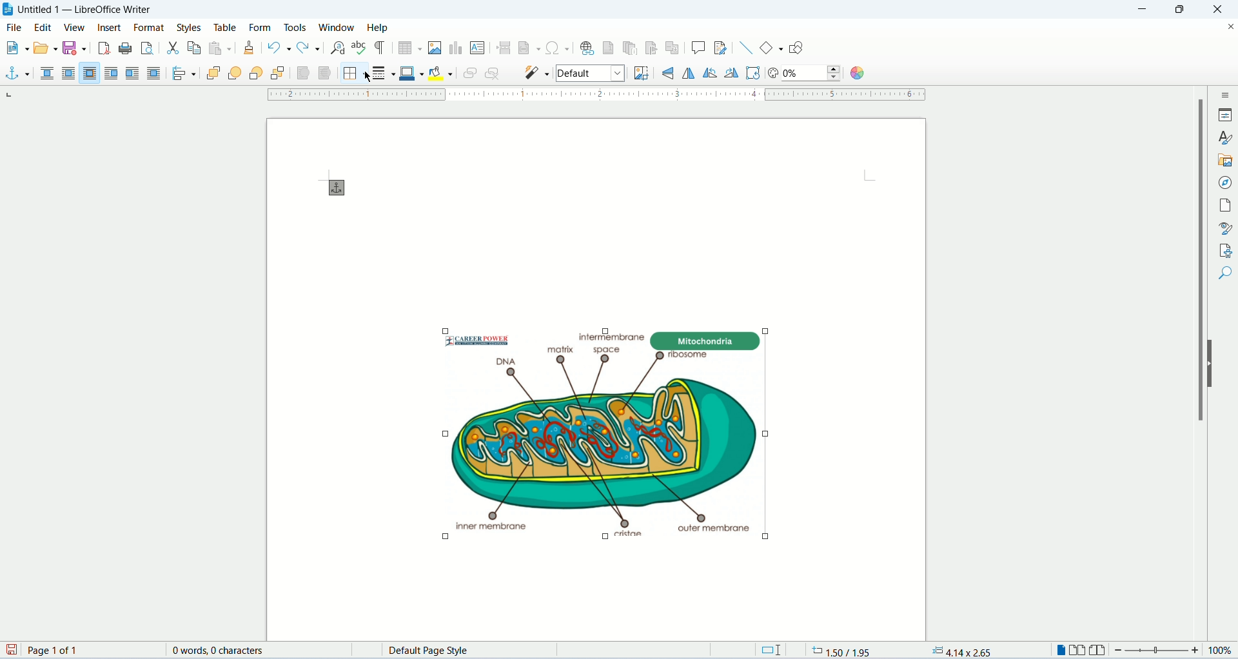 This screenshot has width=1238, height=659. I want to click on optimal, so click(90, 72).